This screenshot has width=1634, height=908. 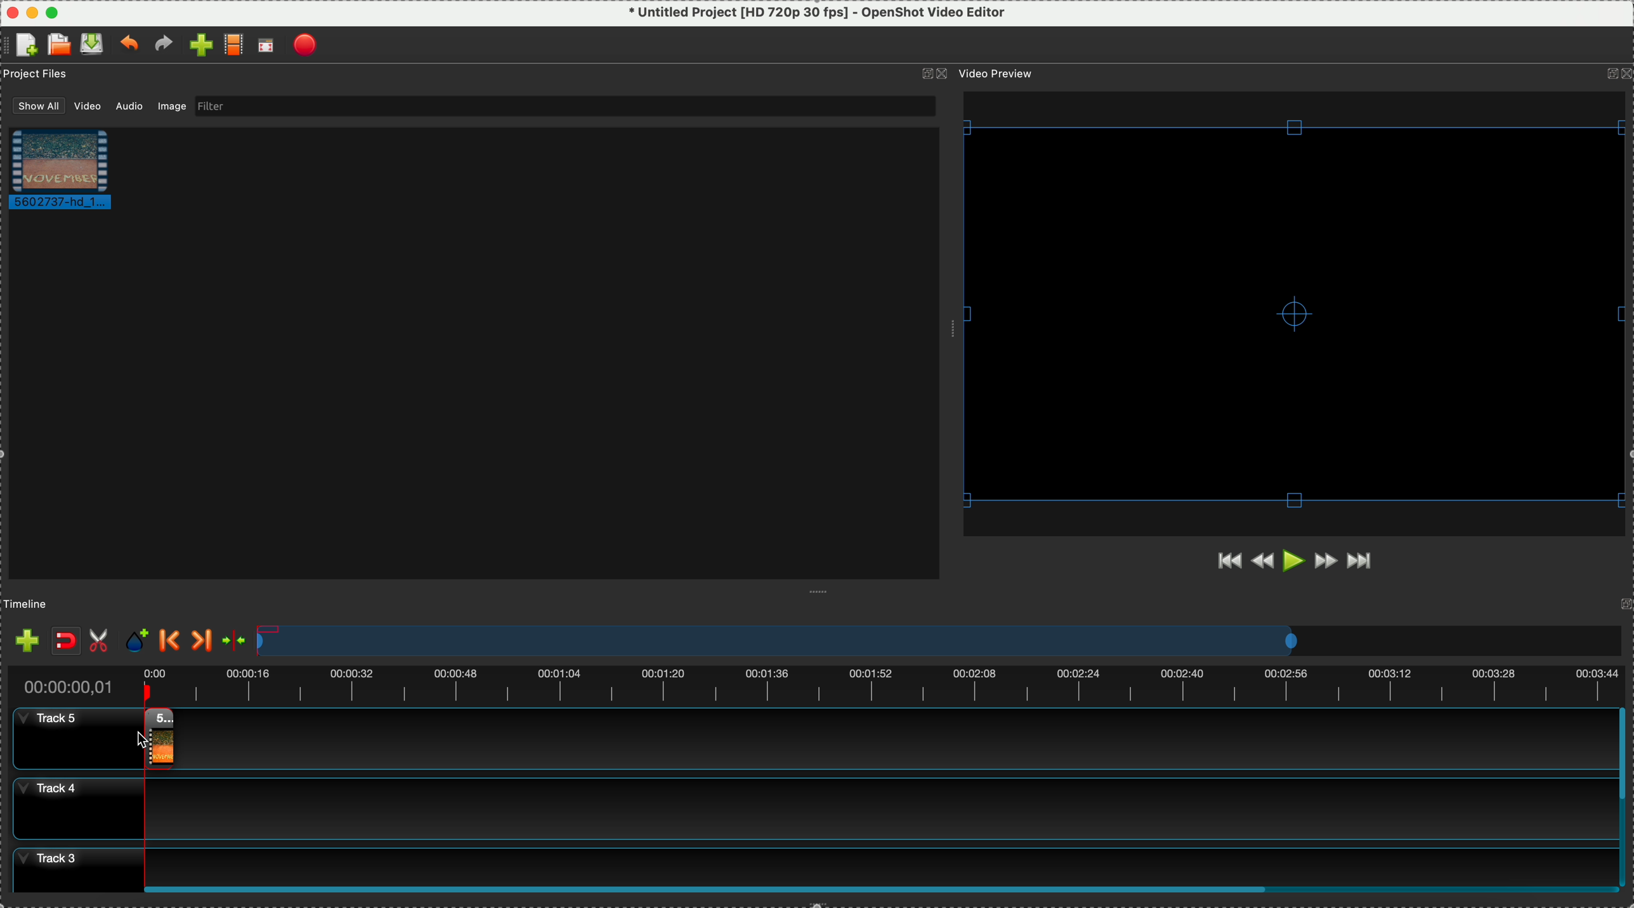 What do you see at coordinates (128, 45) in the screenshot?
I see `undo` at bounding box center [128, 45].